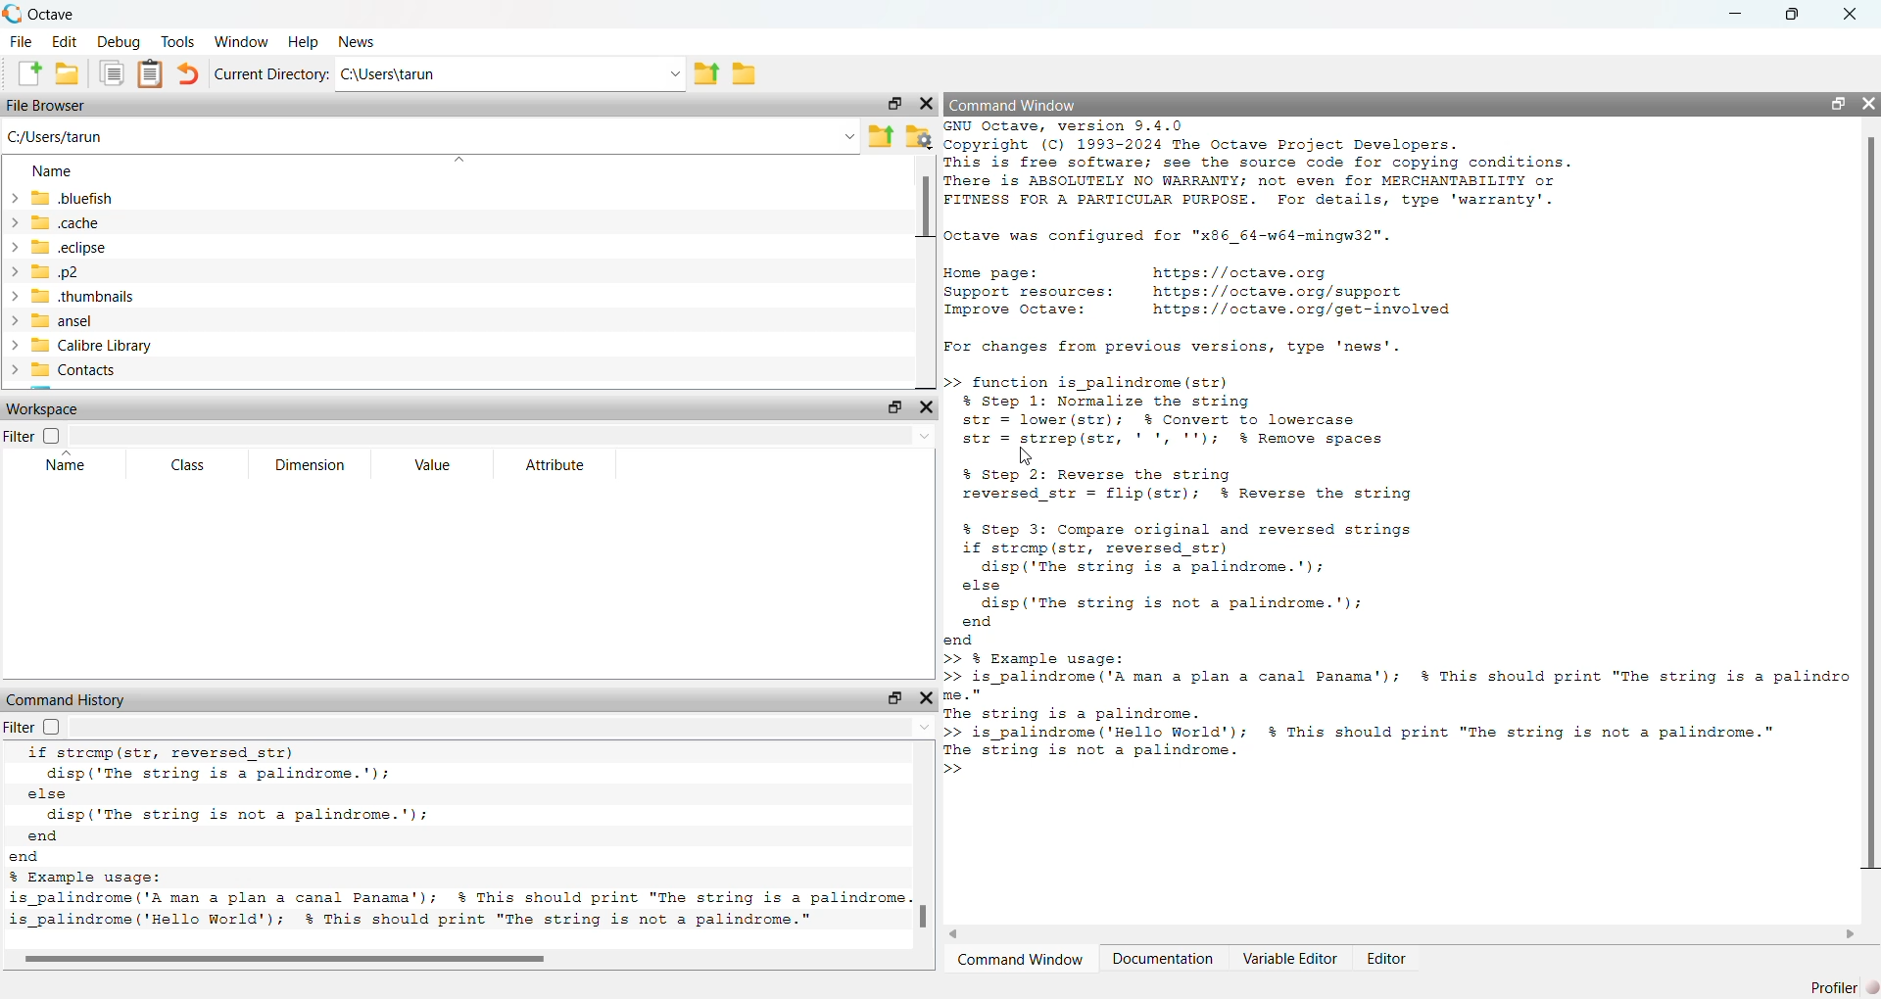 The height and width of the screenshot is (999, 1881). Describe the element at coordinates (1022, 959) in the screenshot. I see `command window` at that location.